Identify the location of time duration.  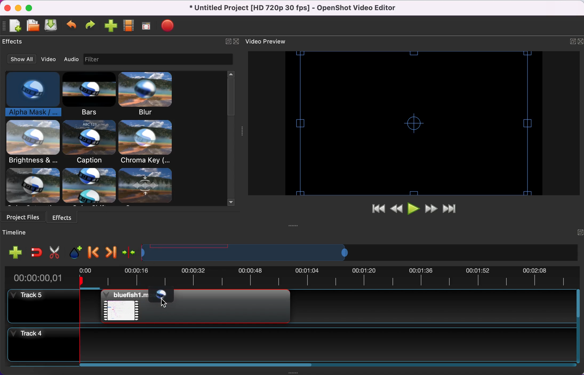
(290, 278).